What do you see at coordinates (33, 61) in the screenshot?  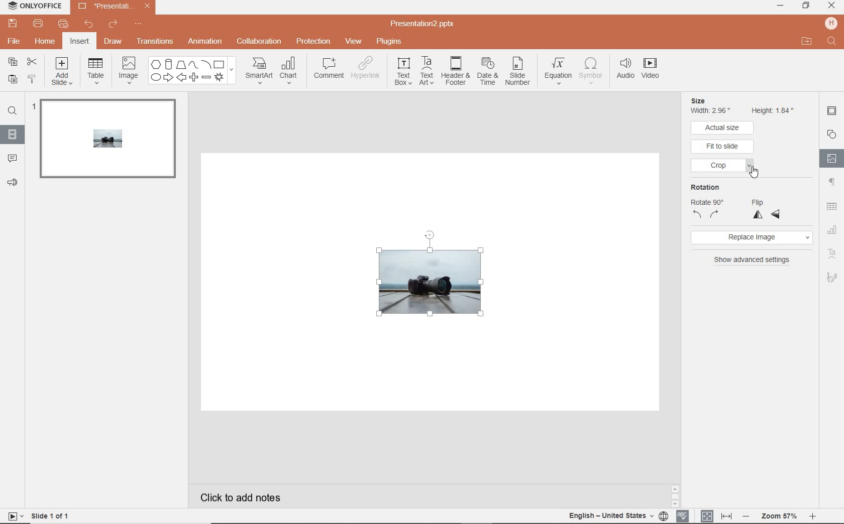 I see `cut` at bounding box center [33, 61].